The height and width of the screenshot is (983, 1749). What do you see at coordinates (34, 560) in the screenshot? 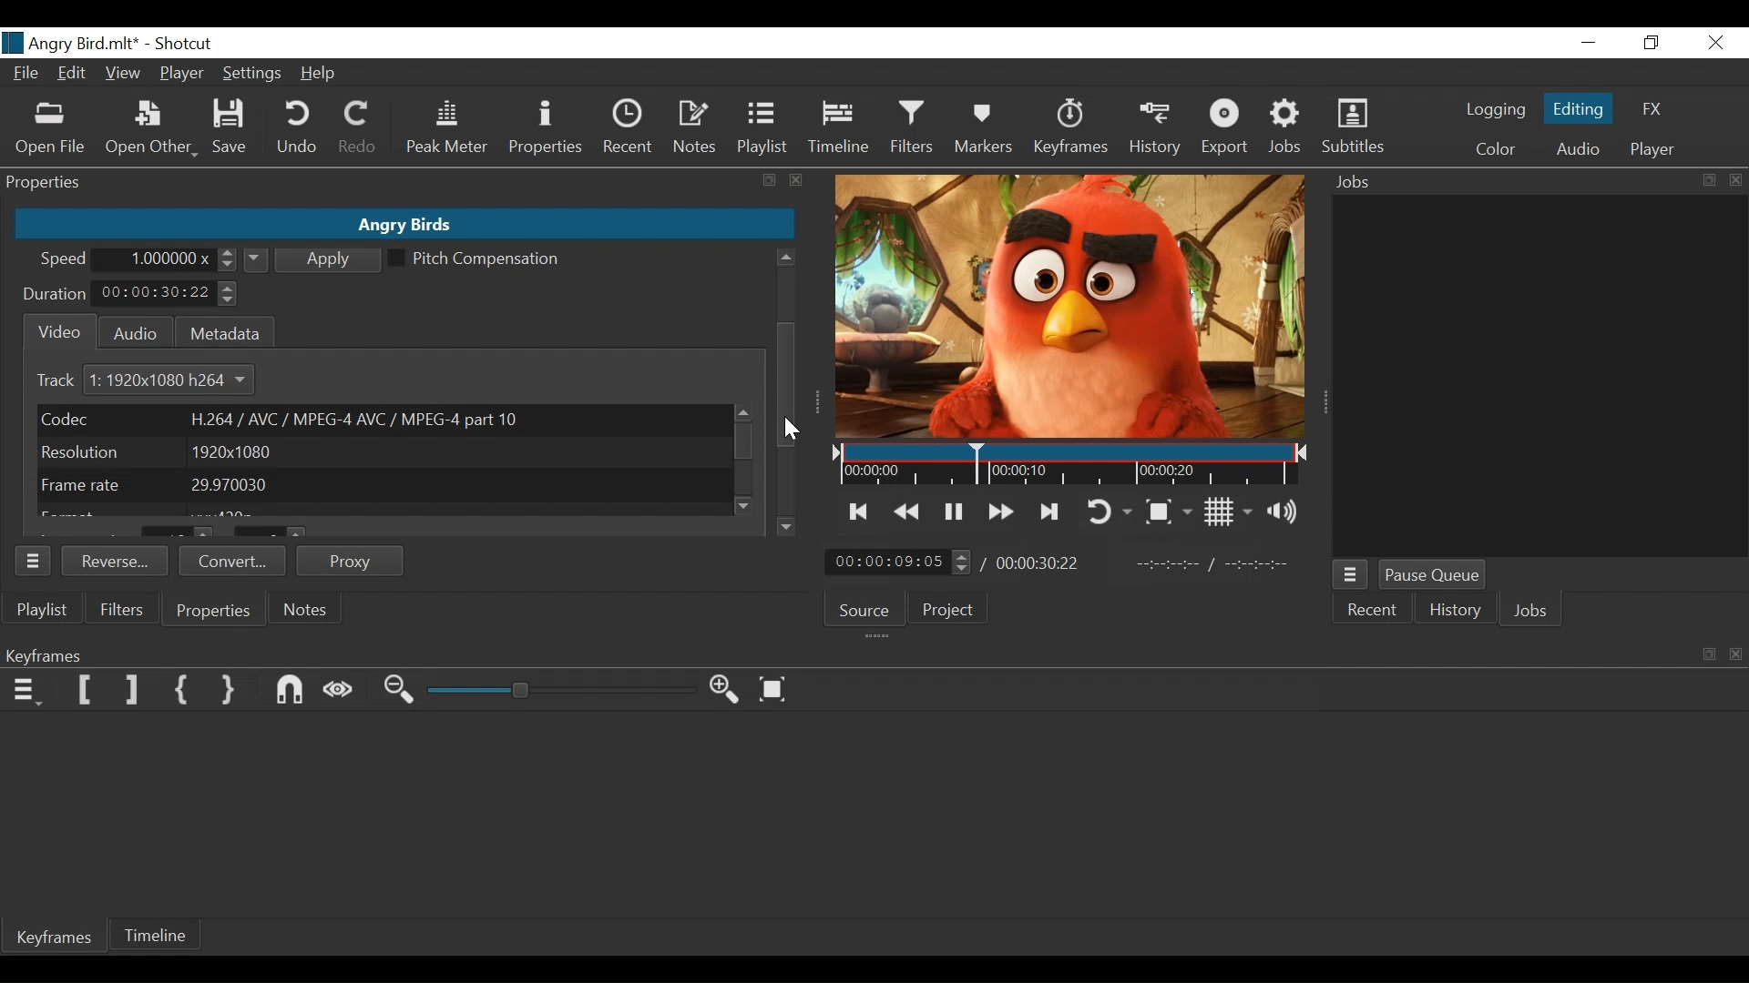
I see `Properties Panel` at bounding box center [34, 560].